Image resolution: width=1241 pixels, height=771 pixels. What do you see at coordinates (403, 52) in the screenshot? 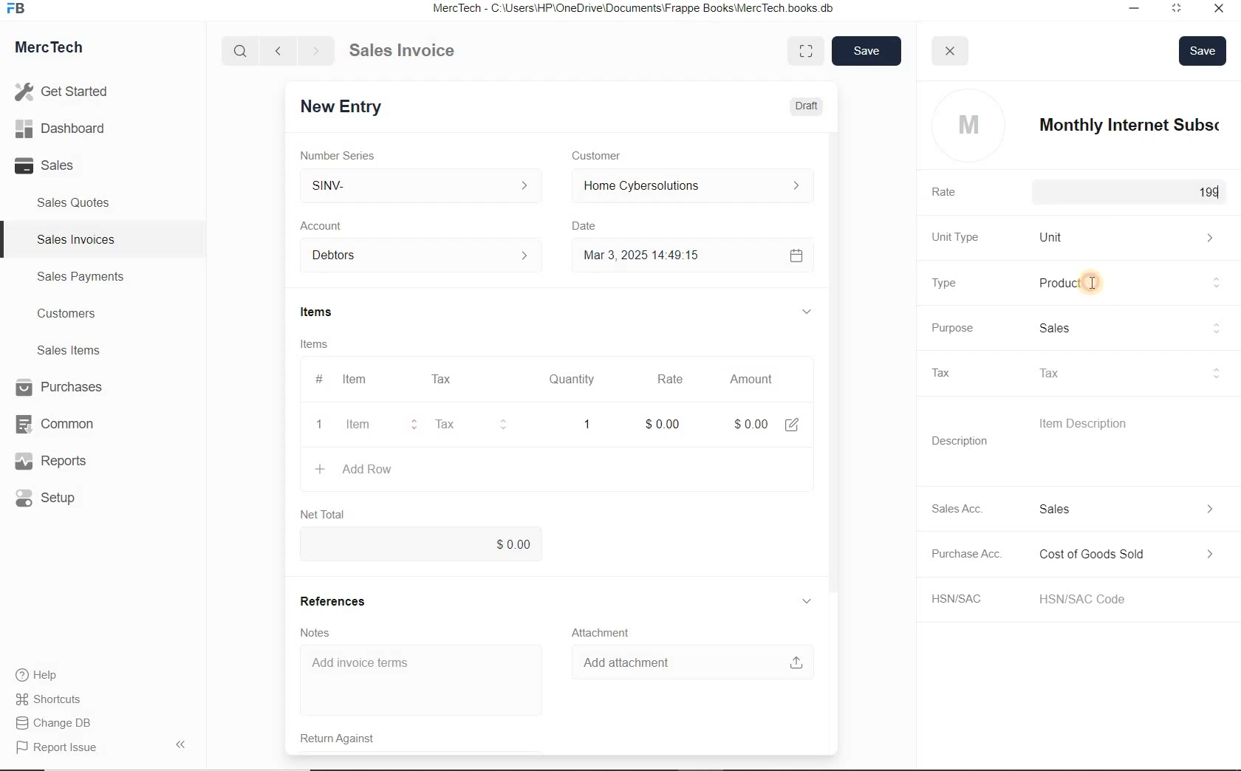
I see `Sales Invoice` at bounding box center [403, 52].